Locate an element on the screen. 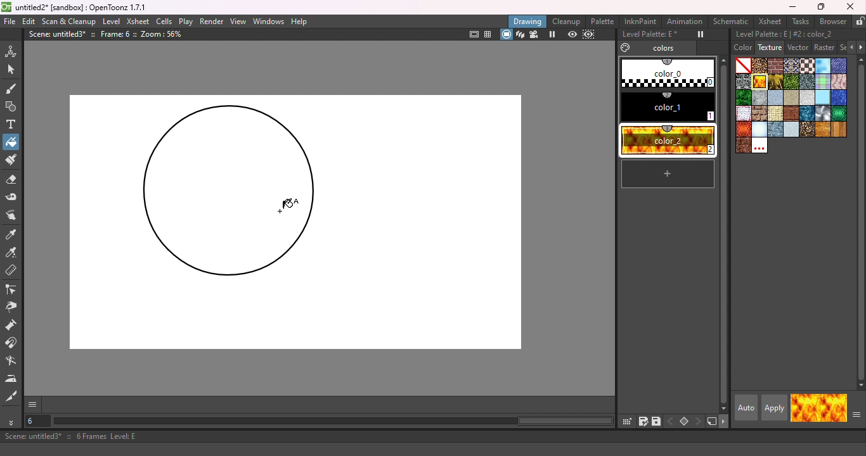  wetpebbles.bmp is located at coordinates (808, 129).